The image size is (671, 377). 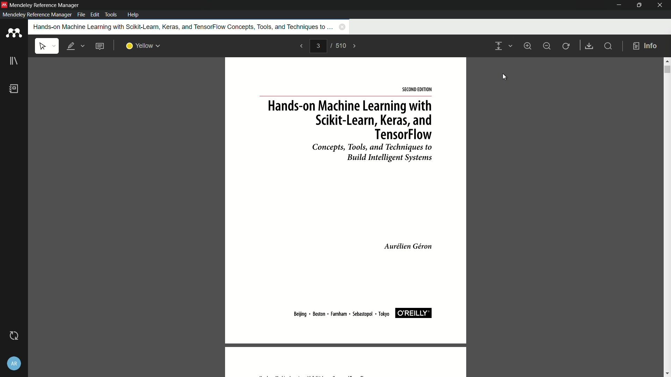 What do you see at coordinates (112, 15) in the screenshot?
I see `tools menu` at bounding box center [112, 15].